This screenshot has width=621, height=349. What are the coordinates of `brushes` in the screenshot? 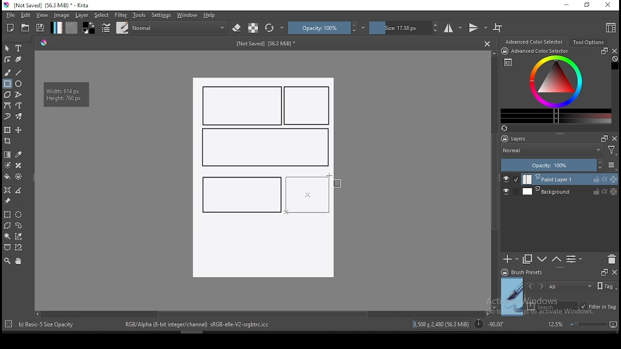 It's located at (122, 28).